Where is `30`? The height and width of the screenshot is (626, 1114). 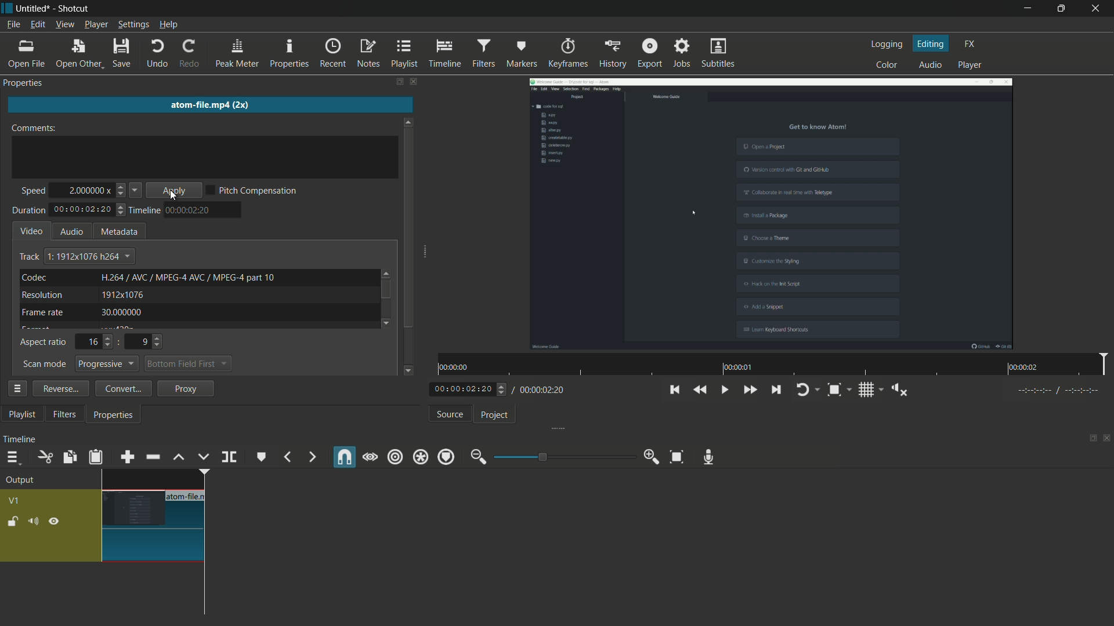 30 is located at coordinates (120, 312).